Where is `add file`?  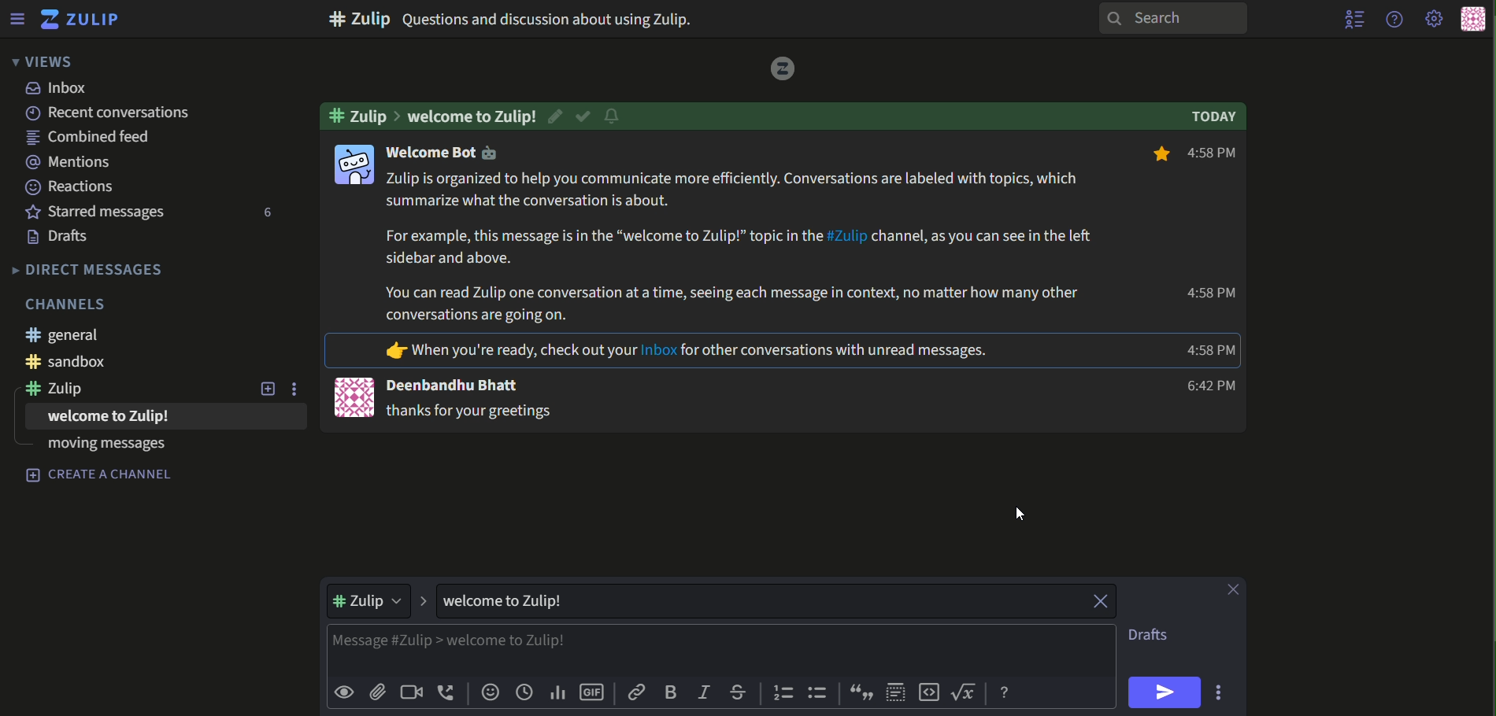
add file is located at coordinates (378, 693).